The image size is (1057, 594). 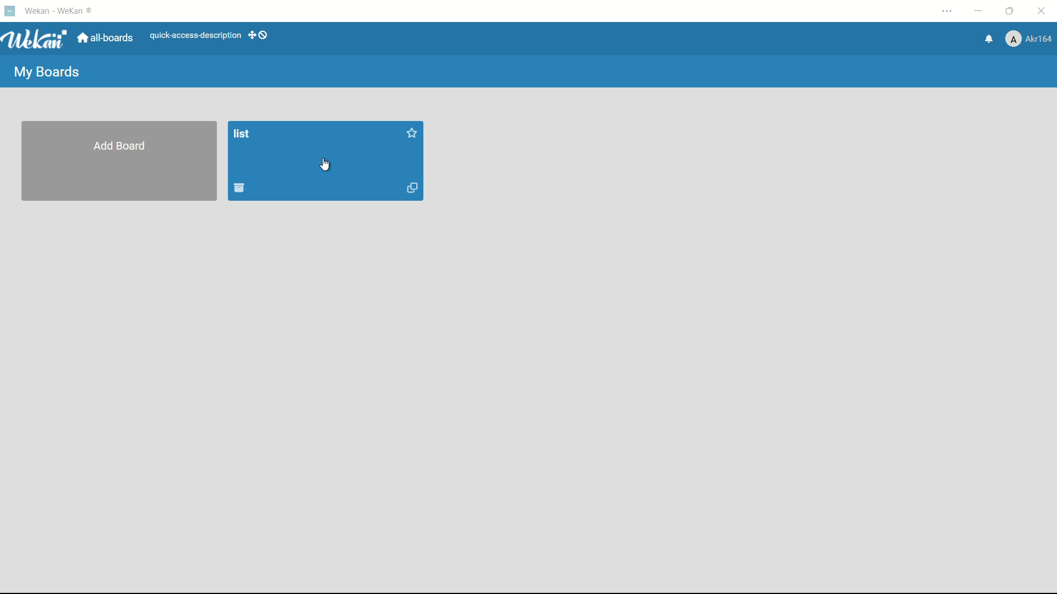 I want to click on star, so click(x=412, y=135).